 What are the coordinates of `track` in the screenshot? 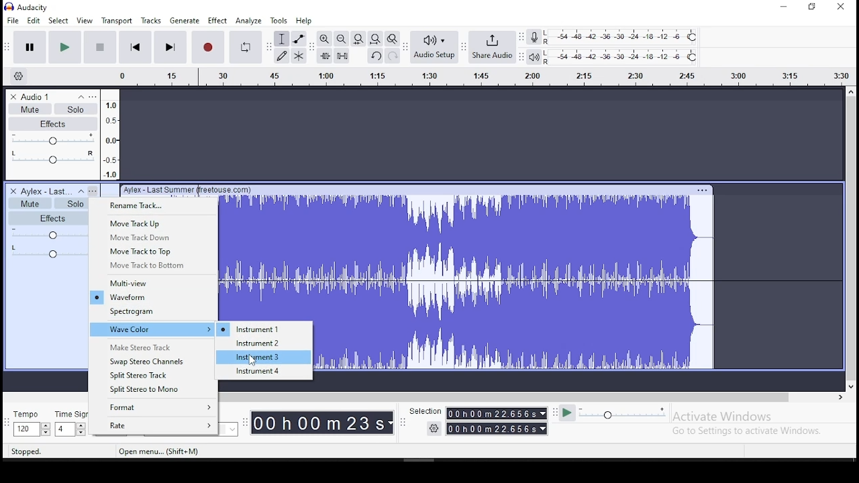 It's located at (579, 276).